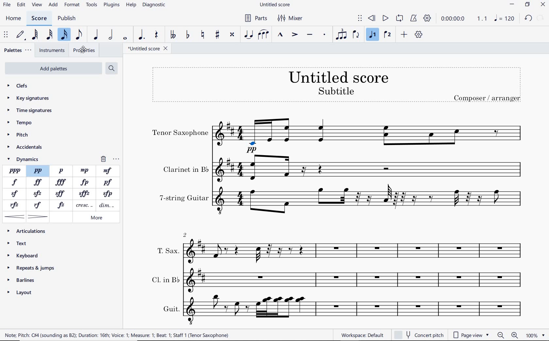  What do you see at coordinates (185, 234) in the screenshot?
I see `2` at bounding box center [185, 234].